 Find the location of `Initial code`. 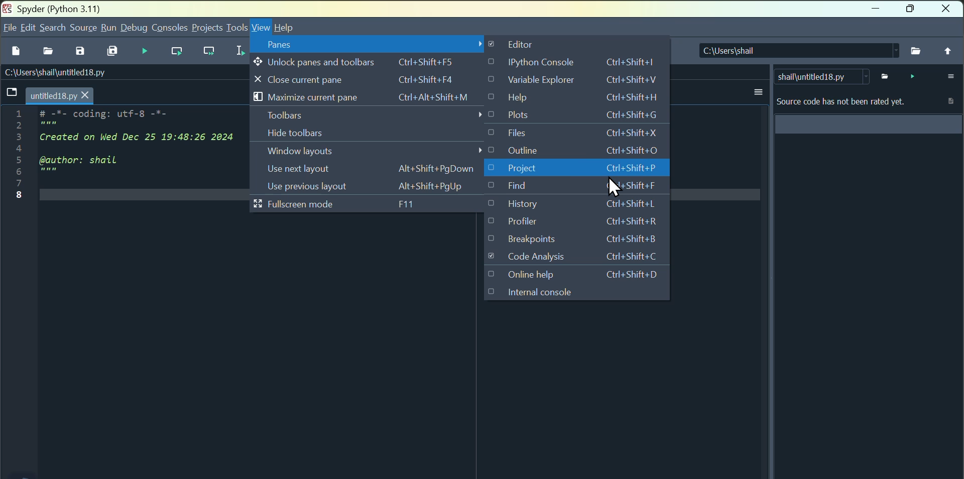

Initial code is located at coordinates (118, 154).